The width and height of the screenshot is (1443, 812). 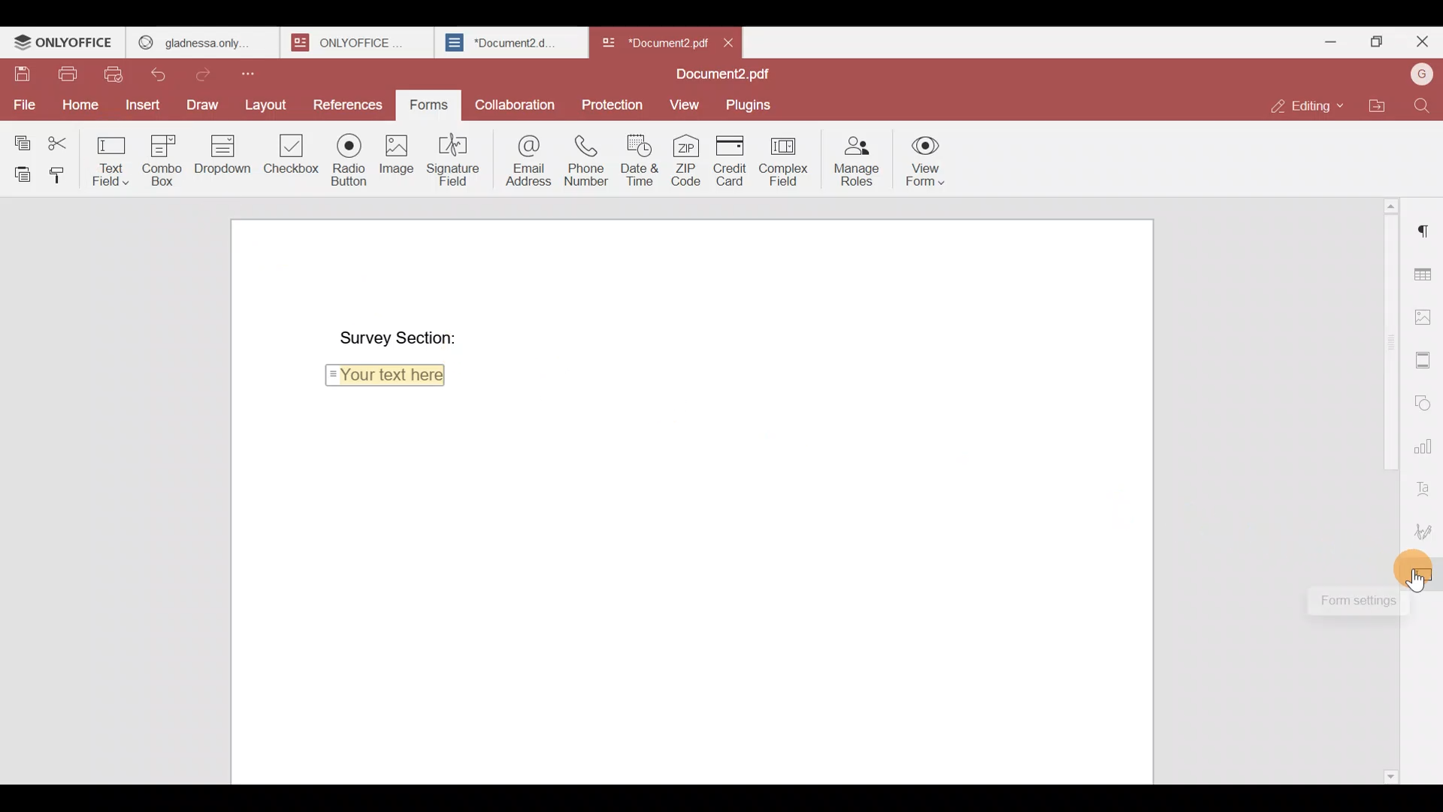 I want to click on Quick print, so click(x=119, y=74).